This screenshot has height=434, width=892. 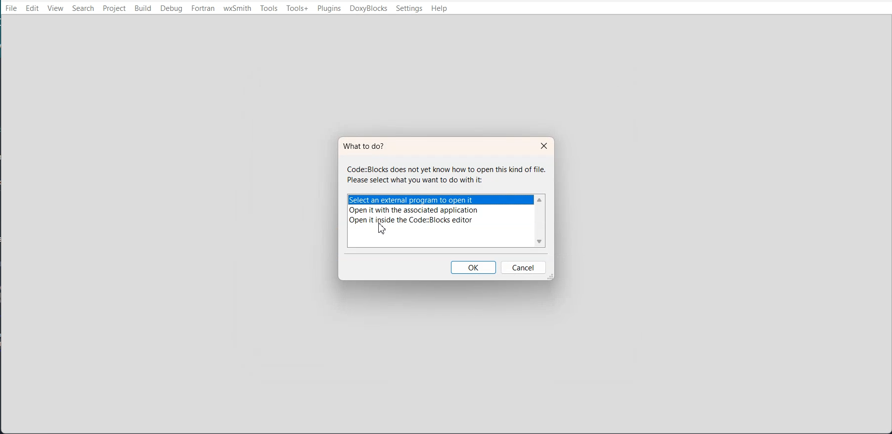 What do you see at coordinates (409, 8) in the screenshot?
I see `Settings` at bounding box center [409, 8].